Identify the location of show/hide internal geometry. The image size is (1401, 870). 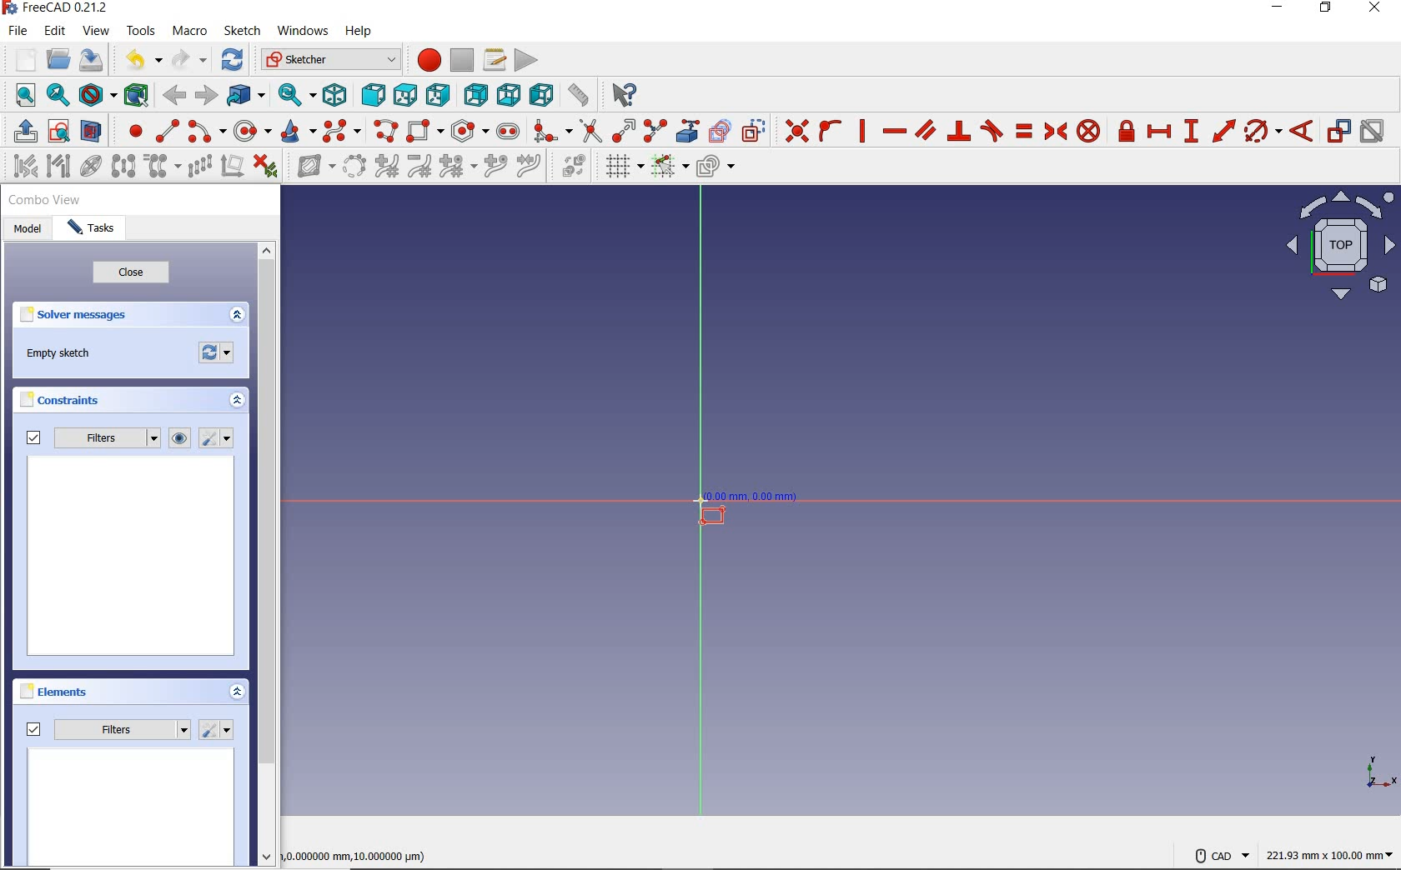
(89, 167).